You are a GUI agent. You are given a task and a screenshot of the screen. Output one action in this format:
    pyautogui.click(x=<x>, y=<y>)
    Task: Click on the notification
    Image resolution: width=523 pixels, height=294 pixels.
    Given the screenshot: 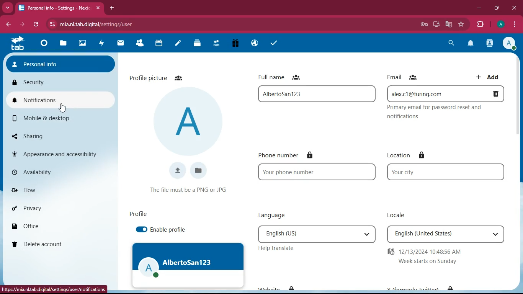 What is the action you would take?
    pyautogui.click(x=471, y=44)
    